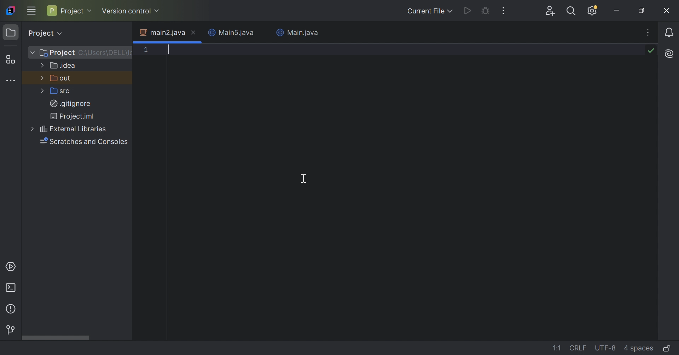 This screenshot has width=679, height=355. What do you see at coordinates (74, 129) in the screenshot?
I see `External Libraries` at bounding box center [74, 129].